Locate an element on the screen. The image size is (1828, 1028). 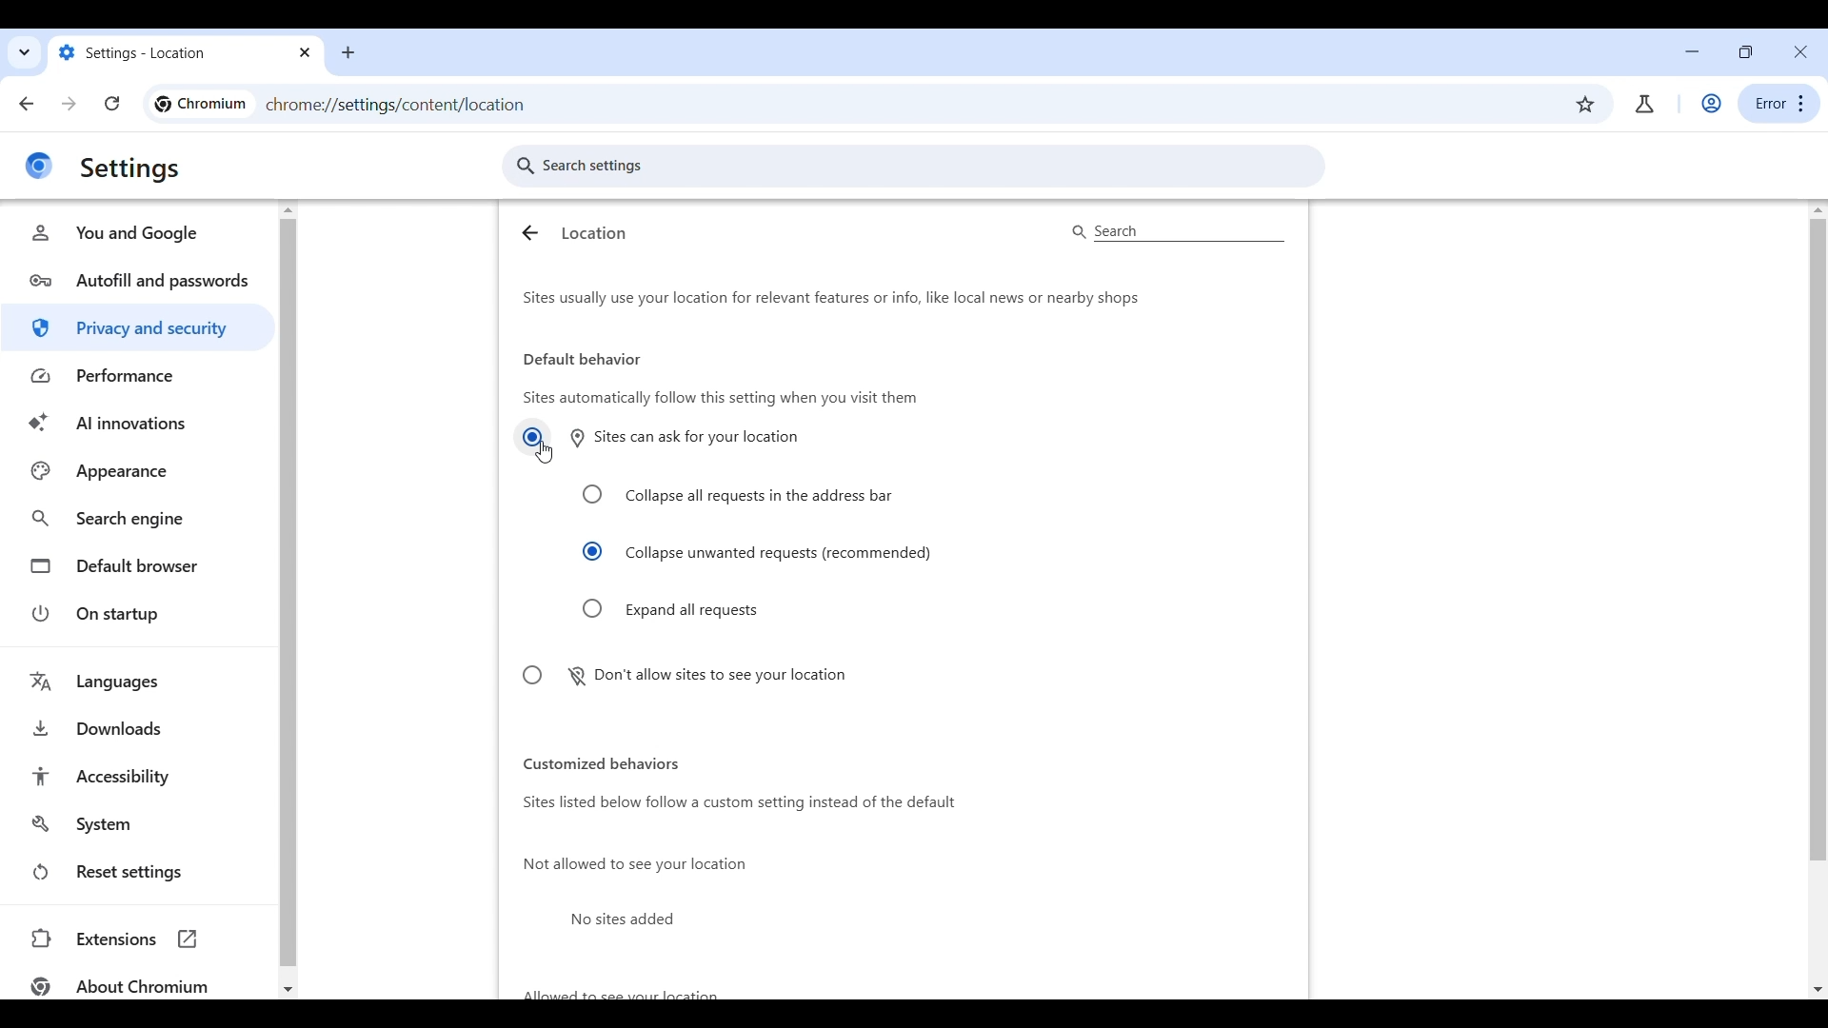
chrome logo is located at coordinates (38, 166).